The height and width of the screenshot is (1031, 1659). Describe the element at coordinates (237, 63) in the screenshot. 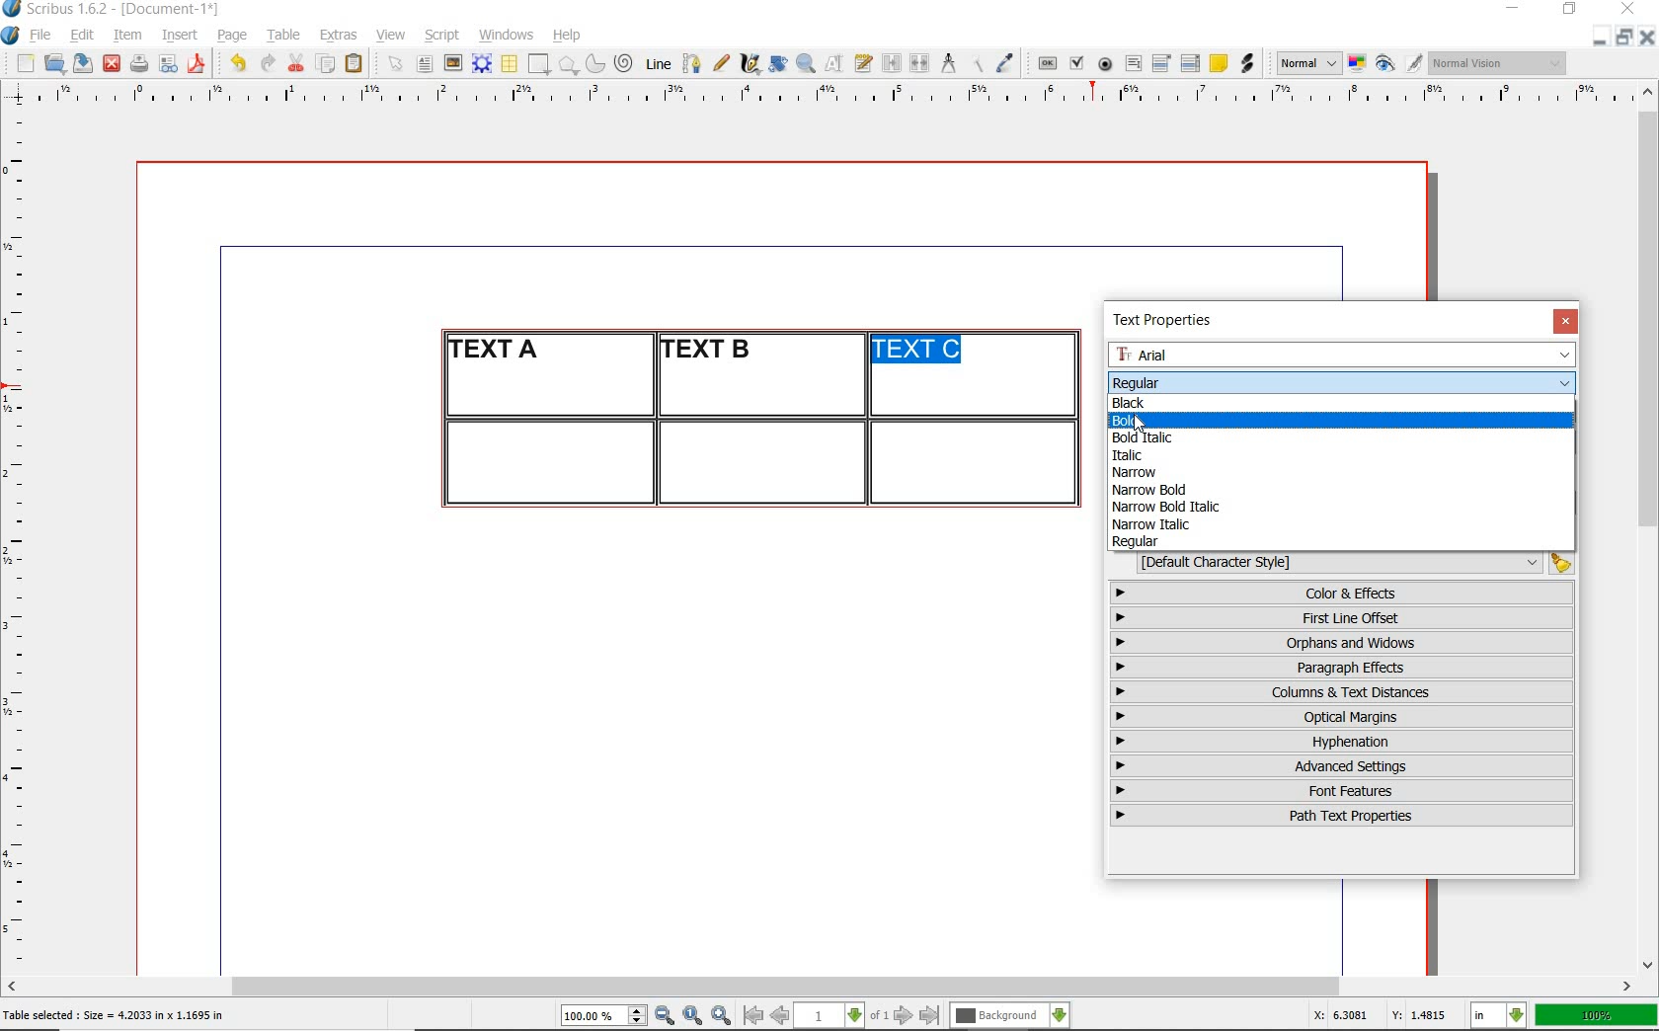

I see `undo` at that location.